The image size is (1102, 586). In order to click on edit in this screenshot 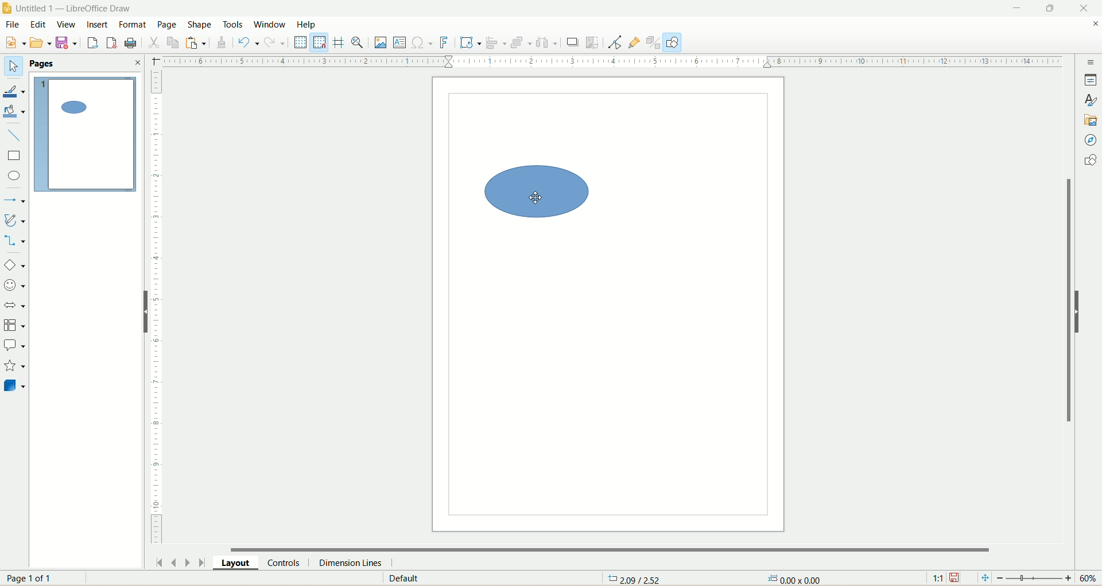, I will do `click(37, 24)`.